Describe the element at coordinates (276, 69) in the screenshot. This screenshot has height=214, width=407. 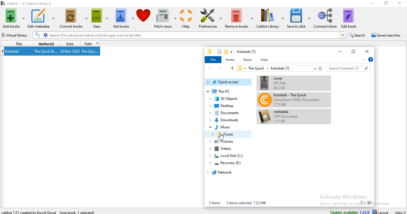
I see `« TheQuick > Kotobati (7)` at that location.